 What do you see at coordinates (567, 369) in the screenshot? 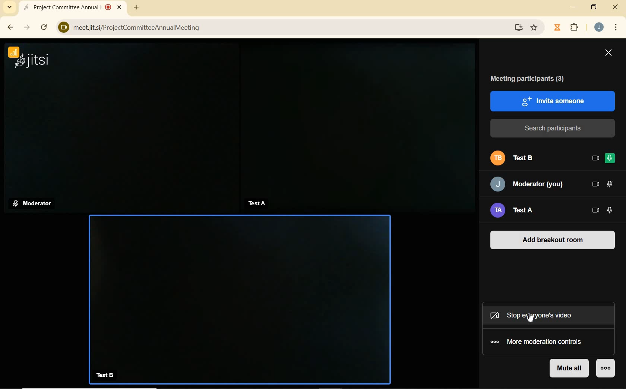
I see `MUTE ALL` at bounding box center [567, 369].